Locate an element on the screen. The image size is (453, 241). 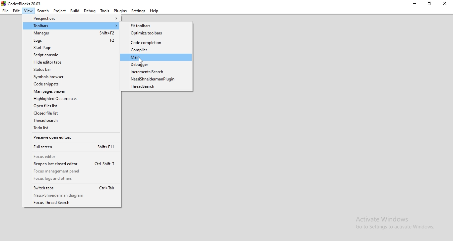
ThreadSearch is located at coordinates (157, 87).